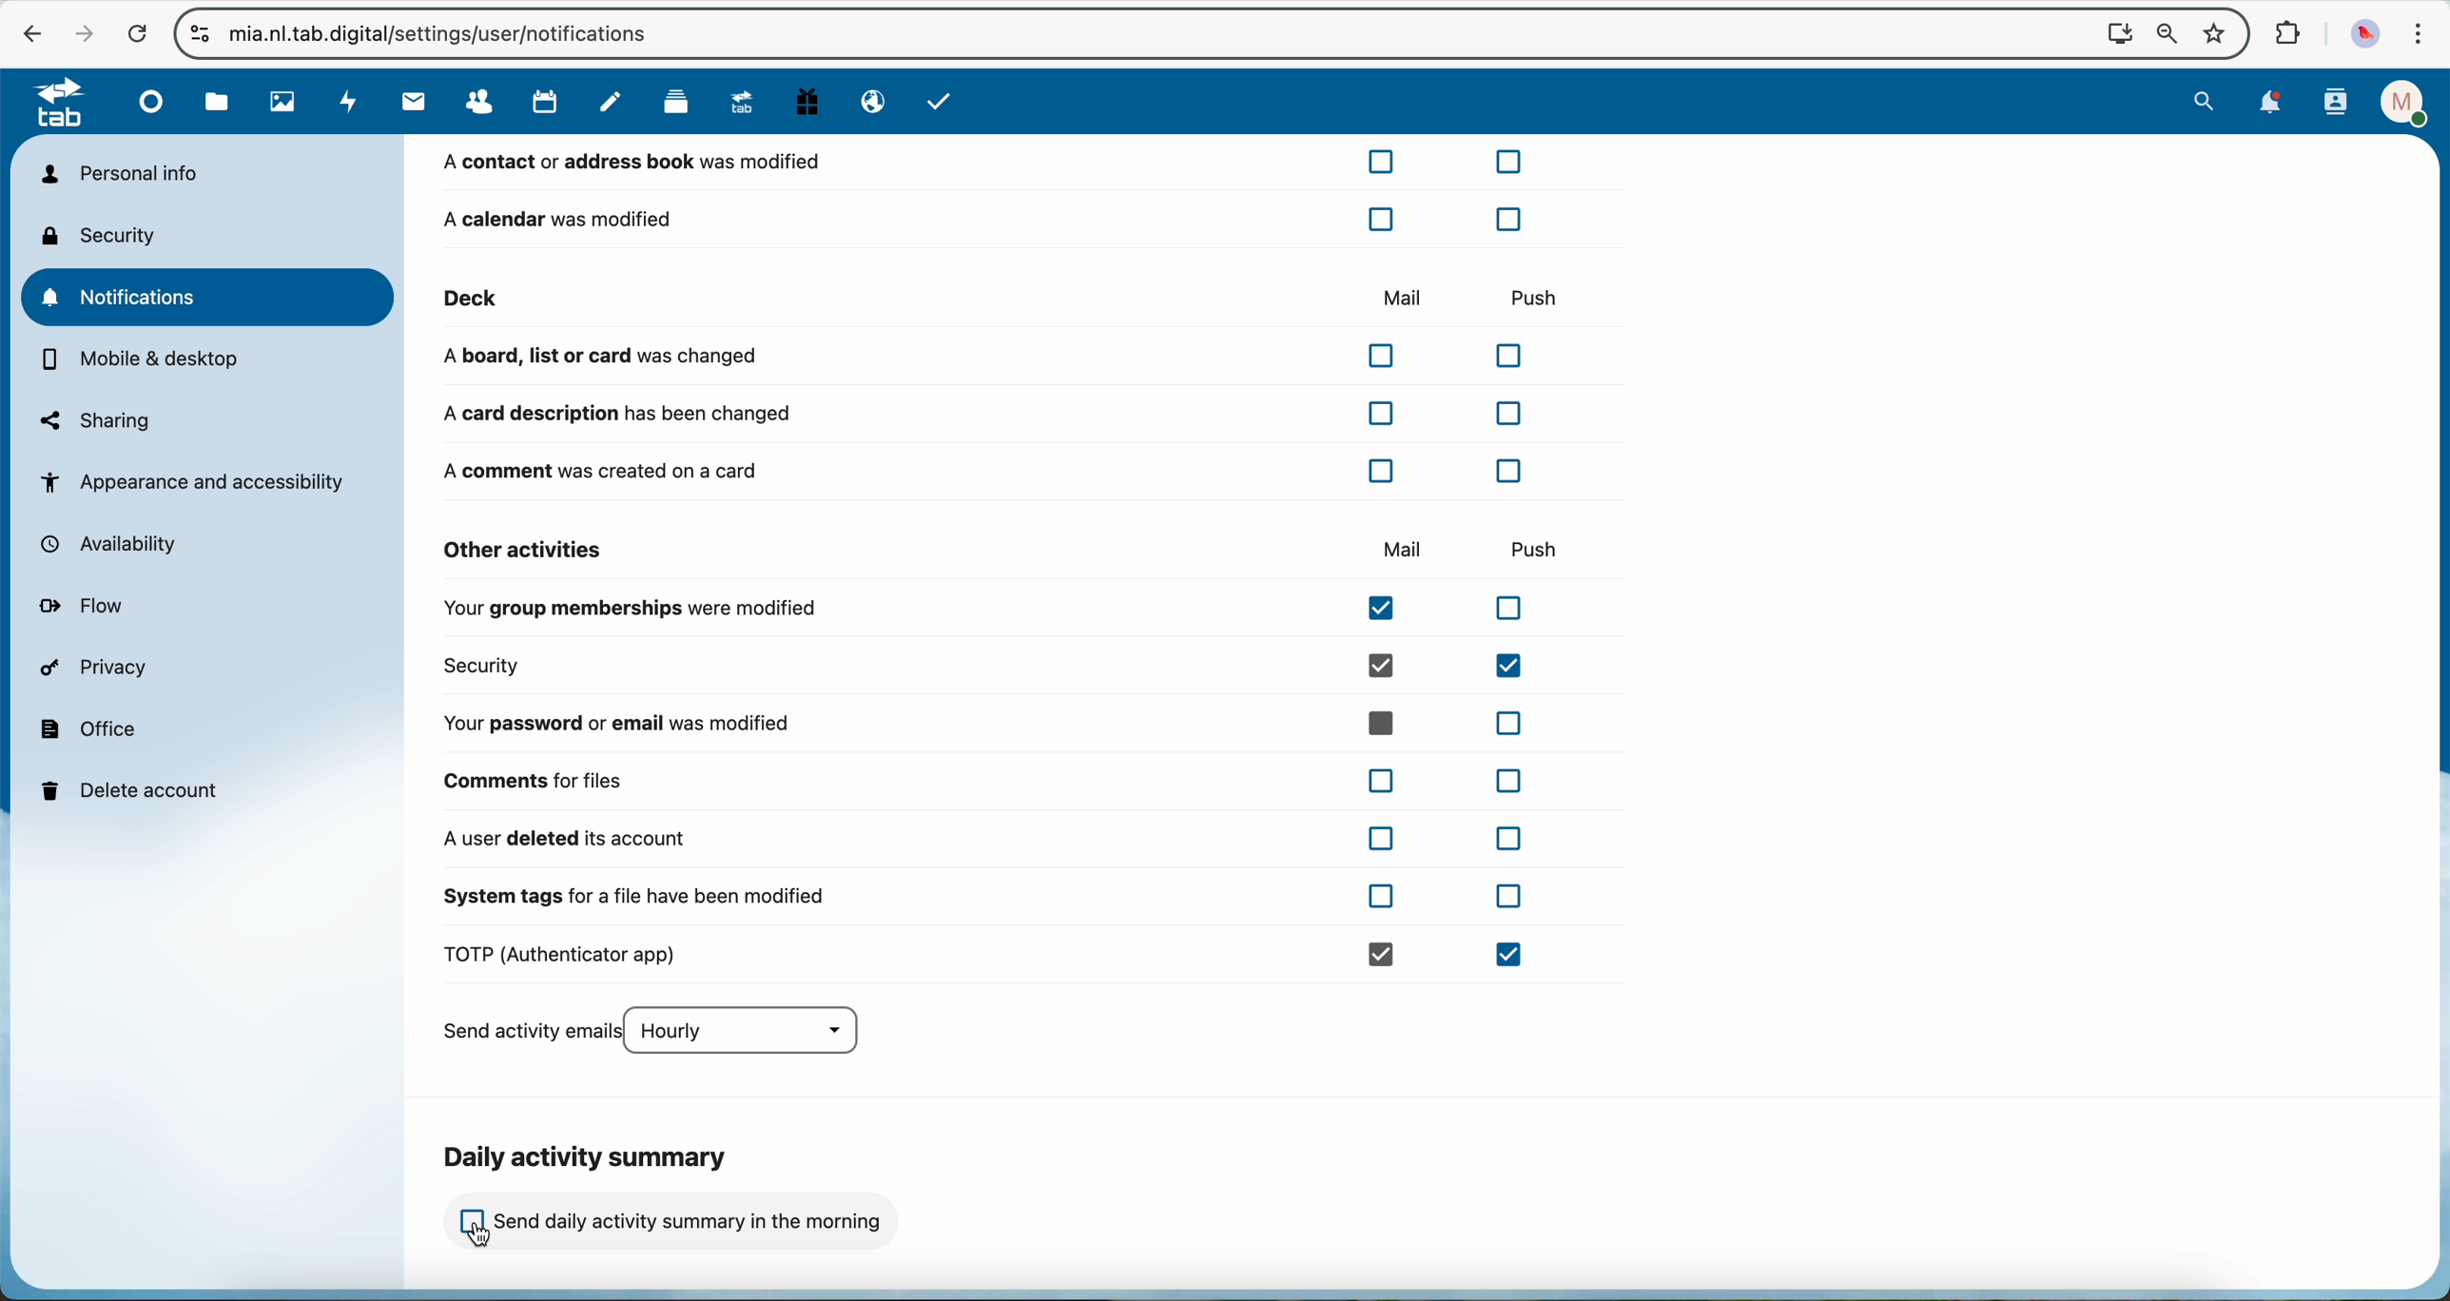  I want to click on email, so click(869, 103).